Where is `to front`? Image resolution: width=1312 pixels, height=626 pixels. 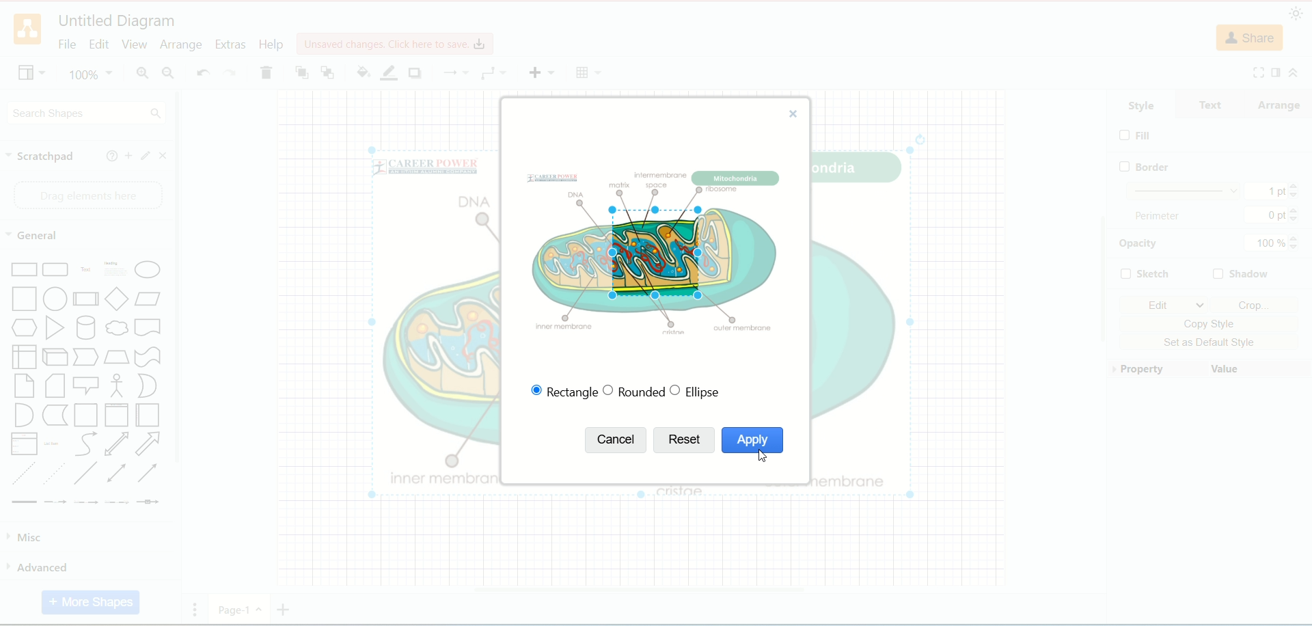 to front is located at coordinates (301, 72).